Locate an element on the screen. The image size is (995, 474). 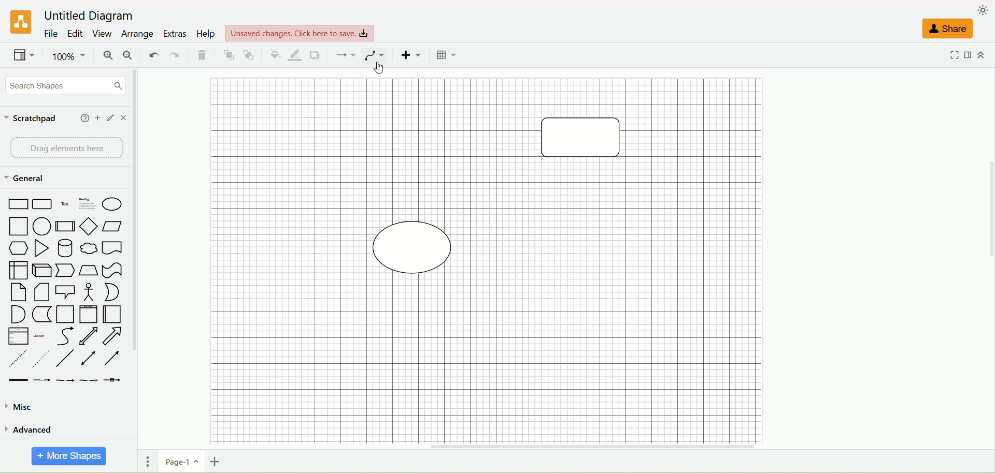
help is located at coordinates (81, 116).